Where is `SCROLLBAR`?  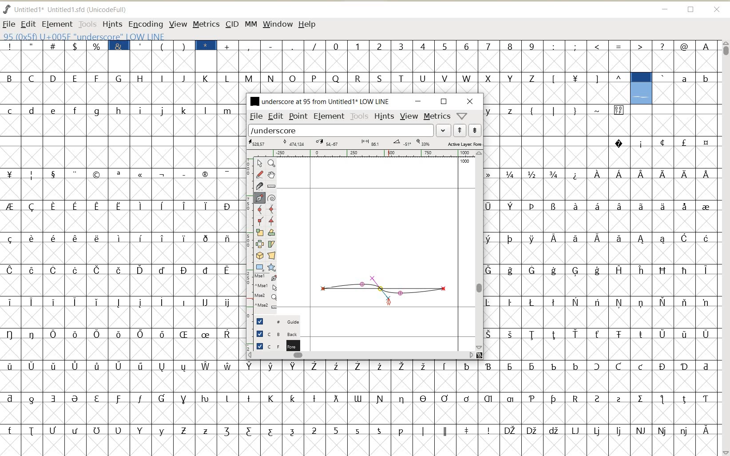
SCROLLBAR is located at coordinates (361, 355).